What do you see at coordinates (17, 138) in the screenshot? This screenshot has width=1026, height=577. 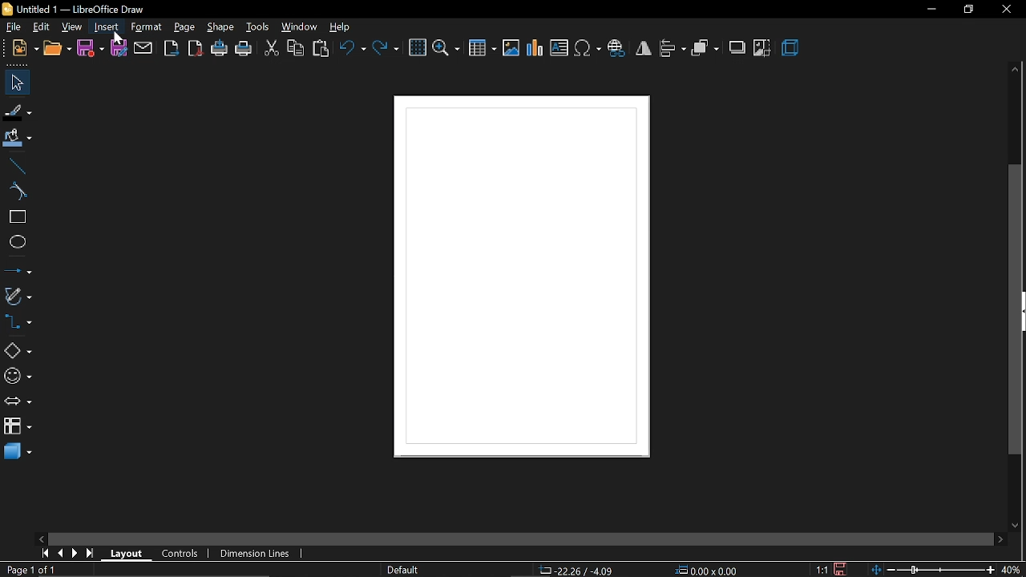 I see `fill color` at bounding box center [17, 138].